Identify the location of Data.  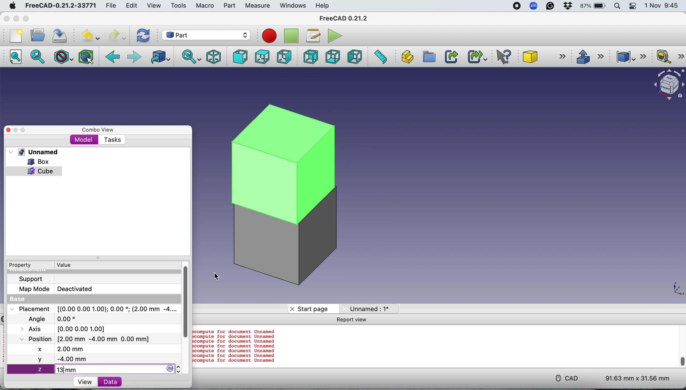
(122, 382).